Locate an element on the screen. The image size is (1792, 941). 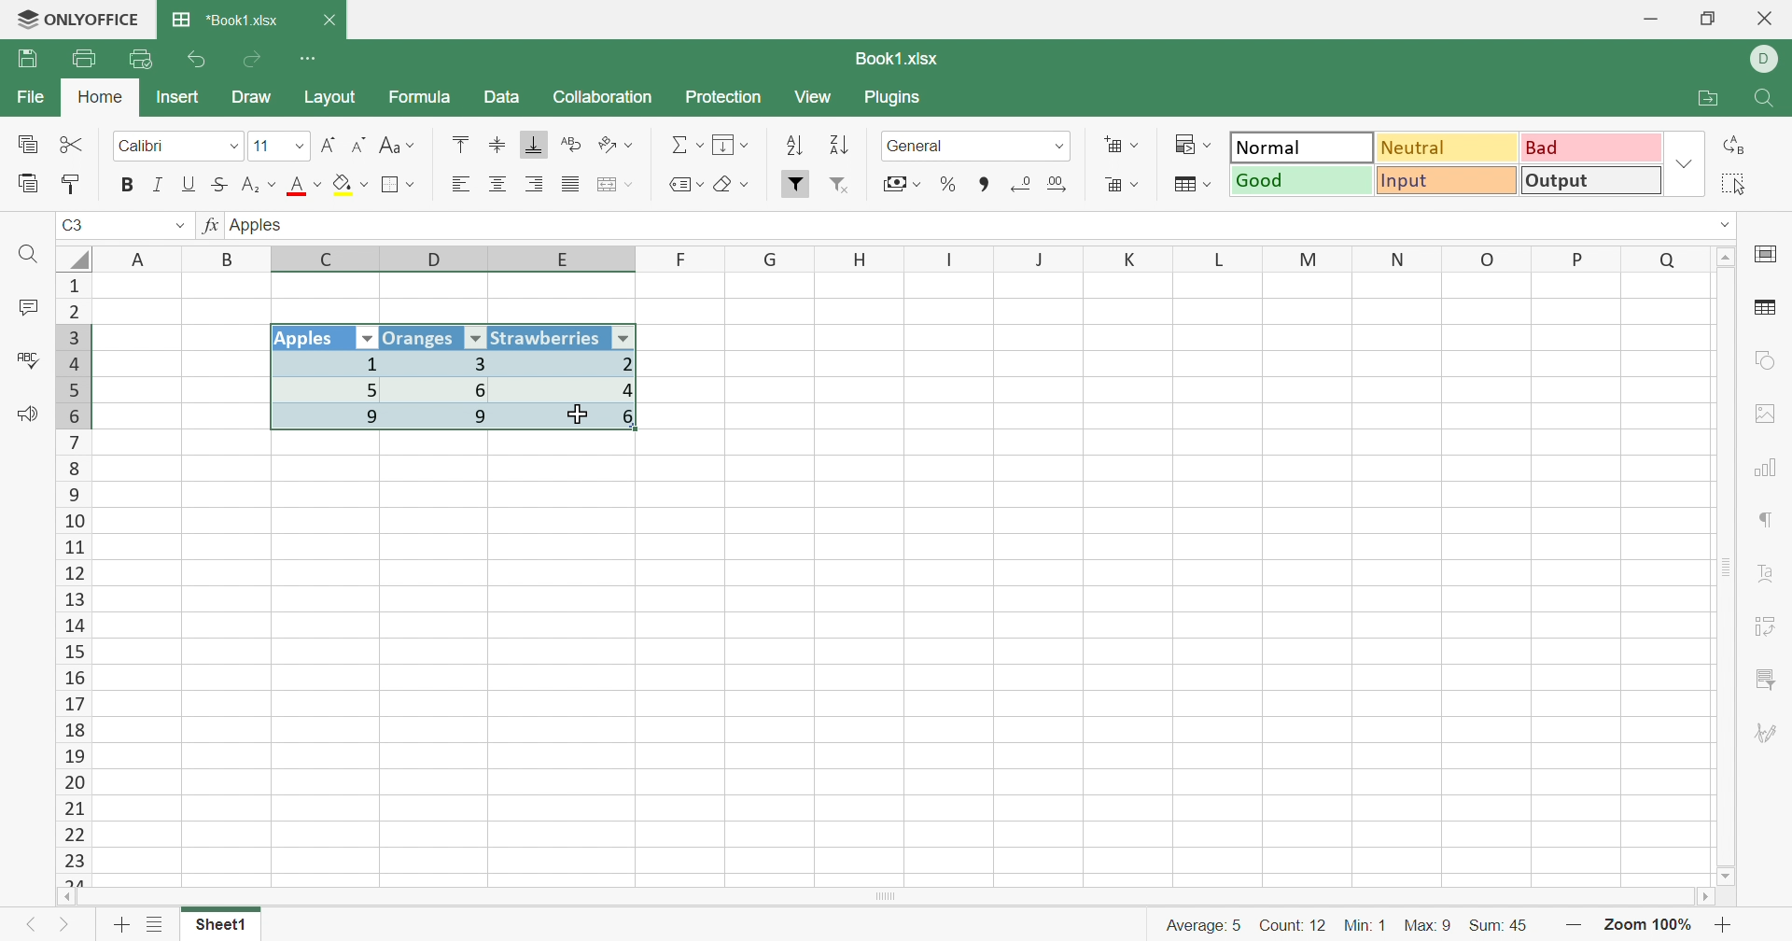
Align Top is located at coordinates (457, 144).